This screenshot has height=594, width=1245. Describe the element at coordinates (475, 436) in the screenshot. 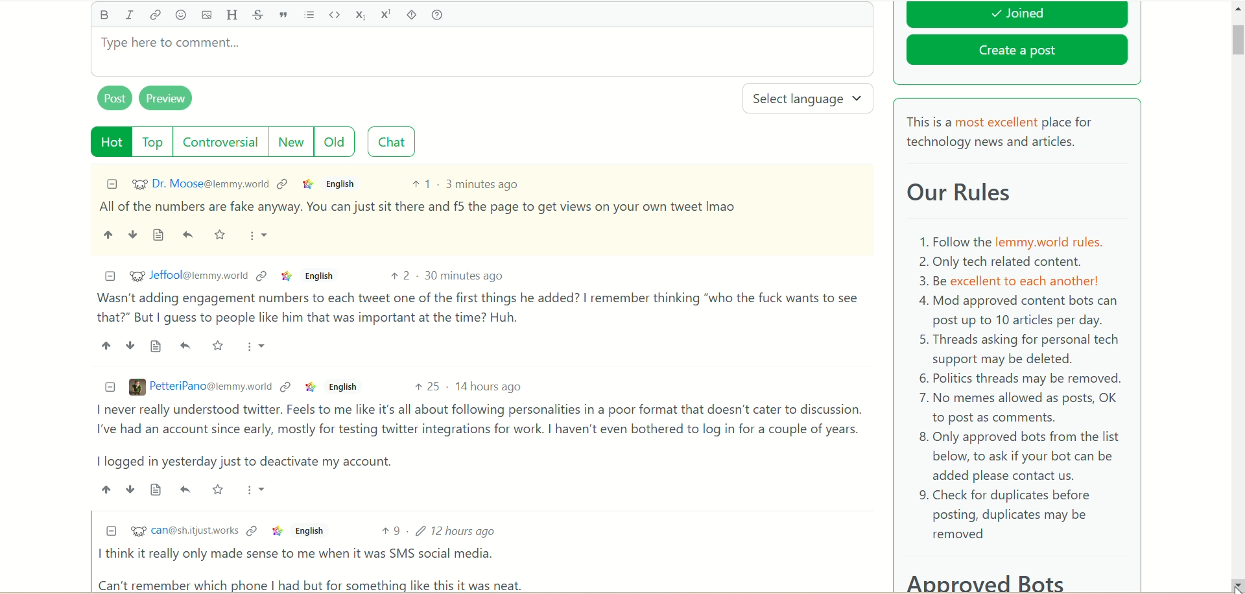

I see `| never really understood twitter. Feels to me like it’s all about following personalities in a poor format that doesn’t cater to discussion.
I've had an account since early, mostly for testing twitter integrations for work. I haven't even bothered to log in for a couple of years.
I logged in yesterday just to deactivate my account.` at that location.